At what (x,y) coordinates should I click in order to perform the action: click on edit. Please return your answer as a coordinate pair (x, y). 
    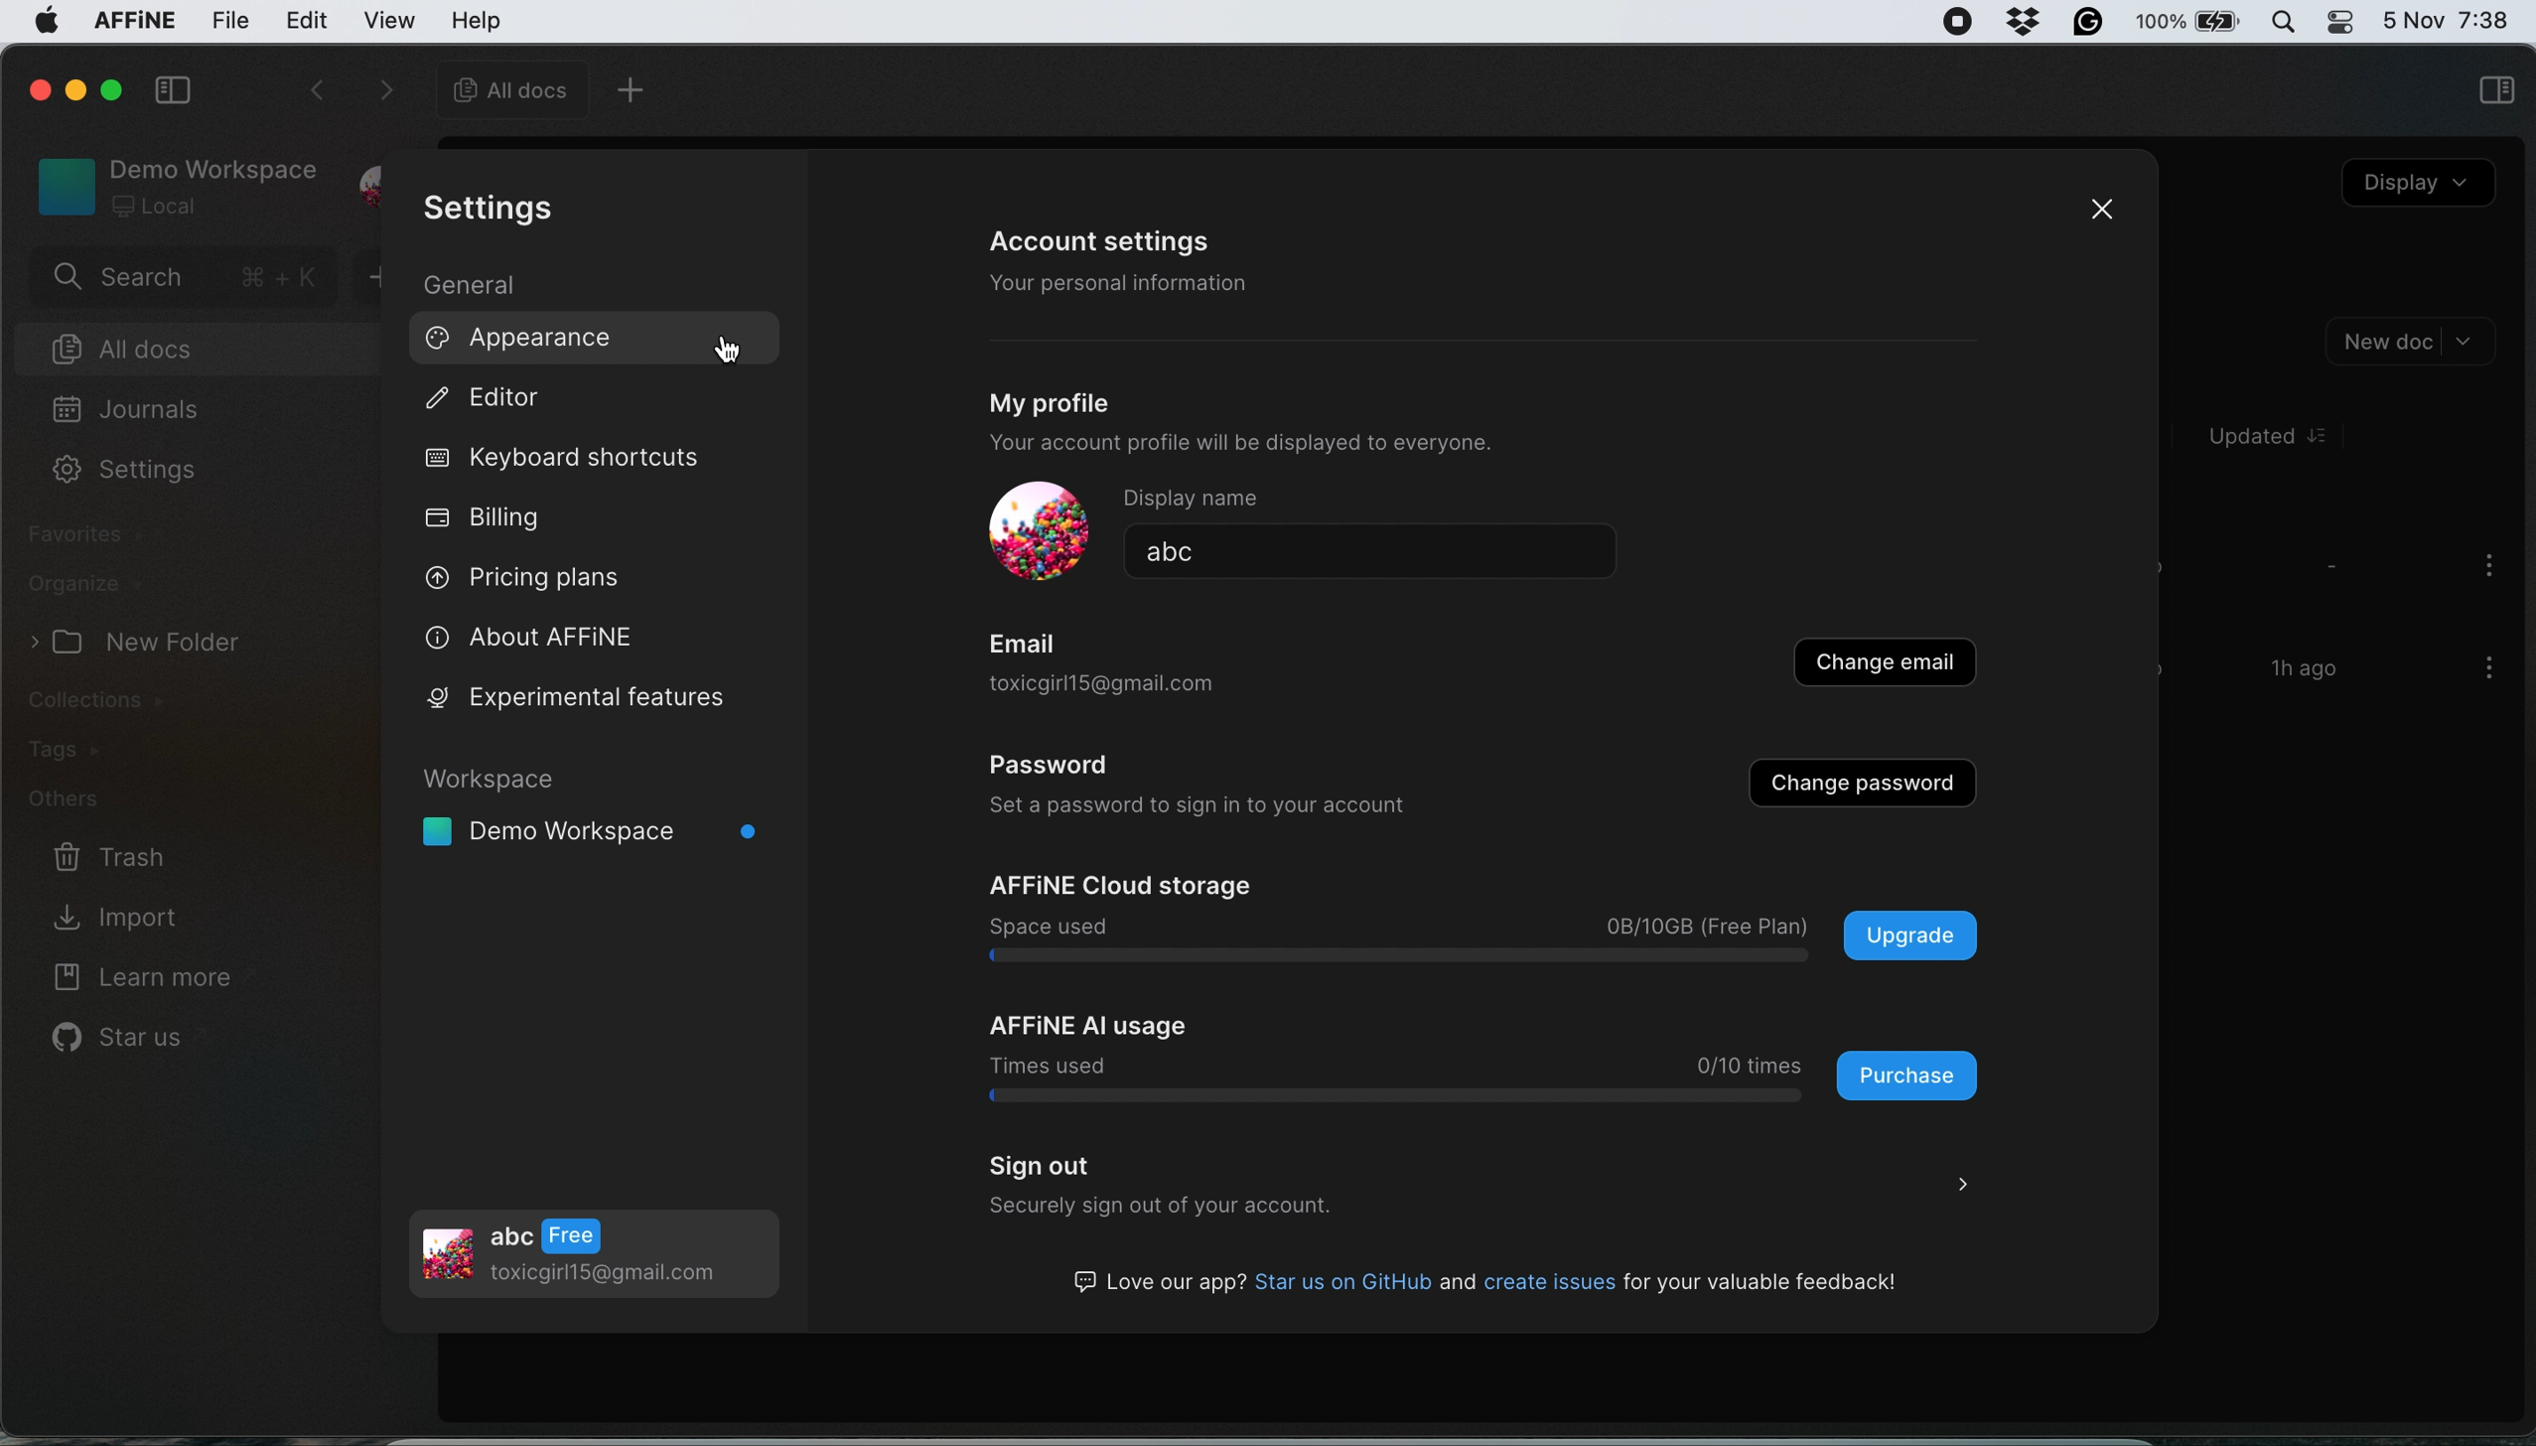
    Looking at the image, I should click on (307, 22).